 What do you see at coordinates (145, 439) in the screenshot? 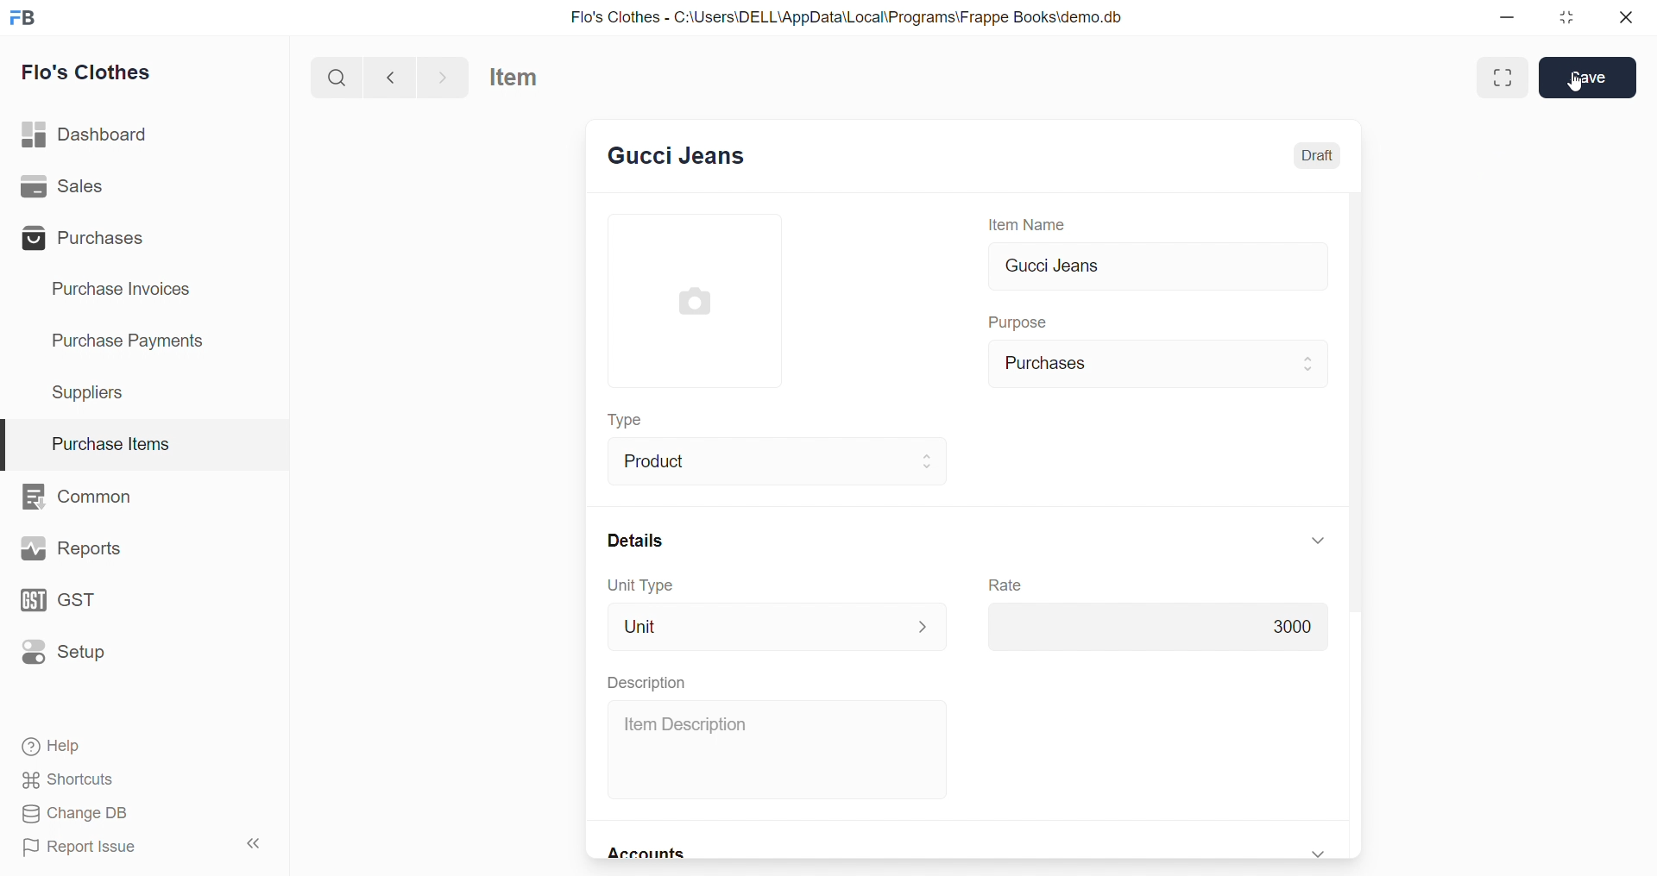
I see `Purchase Items` at bounding box center [145, 439].